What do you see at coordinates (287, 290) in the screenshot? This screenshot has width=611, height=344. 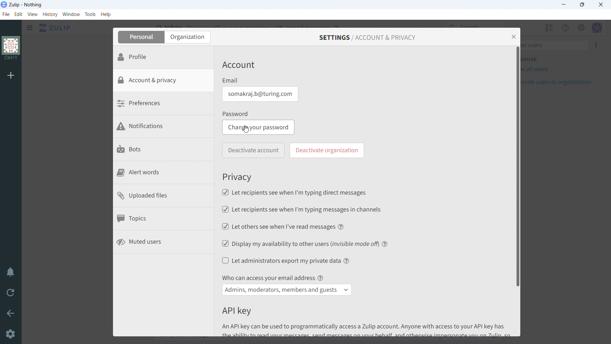 I see `select access to email address` at bounding box center [287, 290].